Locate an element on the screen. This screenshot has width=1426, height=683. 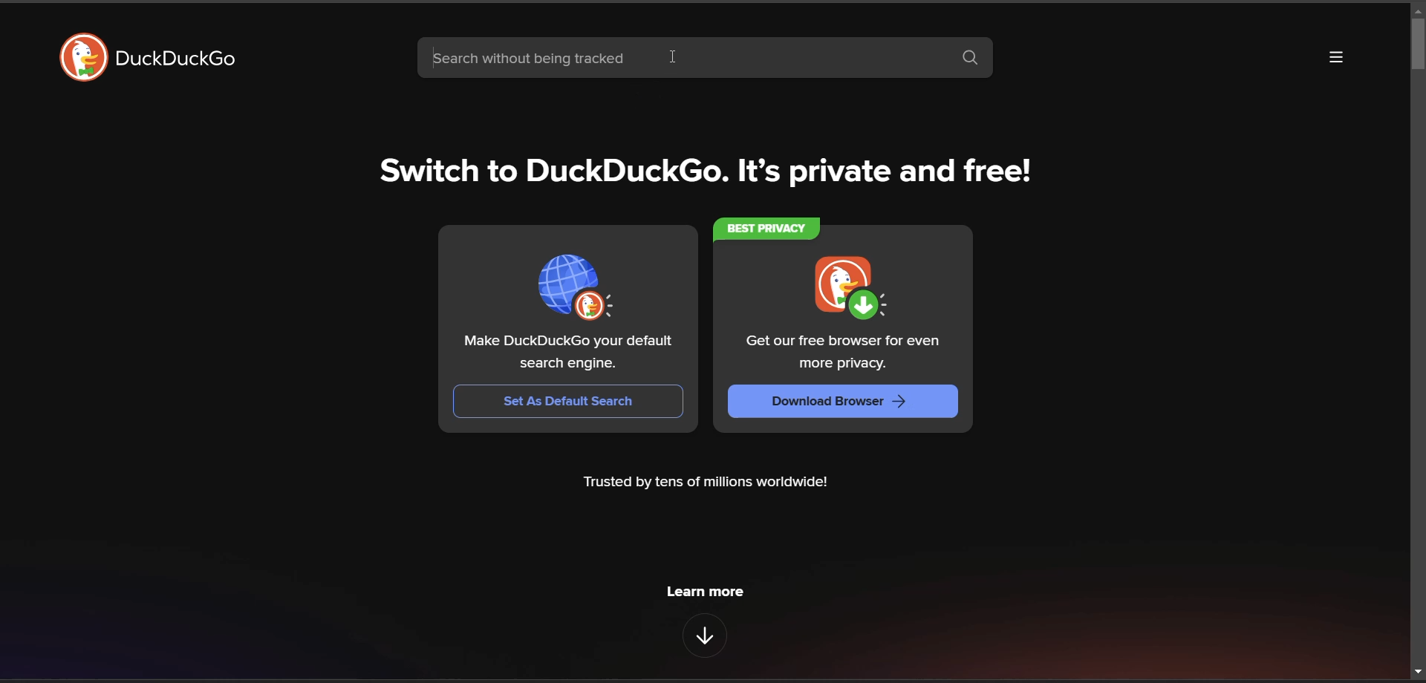
search button is located at coordinates (970, 59).